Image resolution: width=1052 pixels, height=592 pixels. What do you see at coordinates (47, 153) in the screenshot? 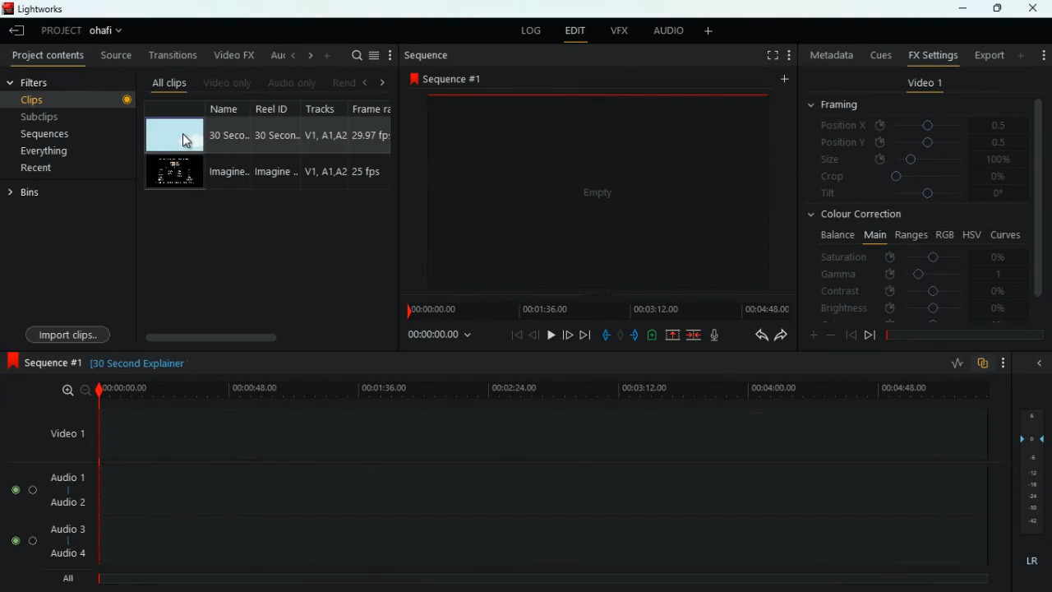
I see `everything` at bounding box center [47, 153].